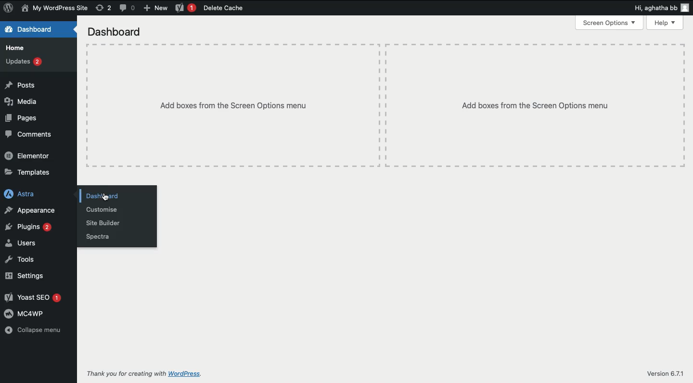  I want to click on Home, so click(15, 48).